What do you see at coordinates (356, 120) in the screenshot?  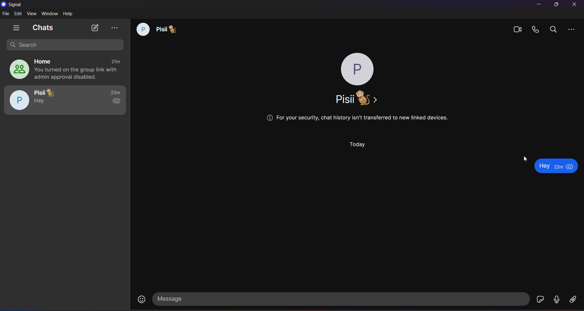 I see `security warning` at bounding box center [356, 120].